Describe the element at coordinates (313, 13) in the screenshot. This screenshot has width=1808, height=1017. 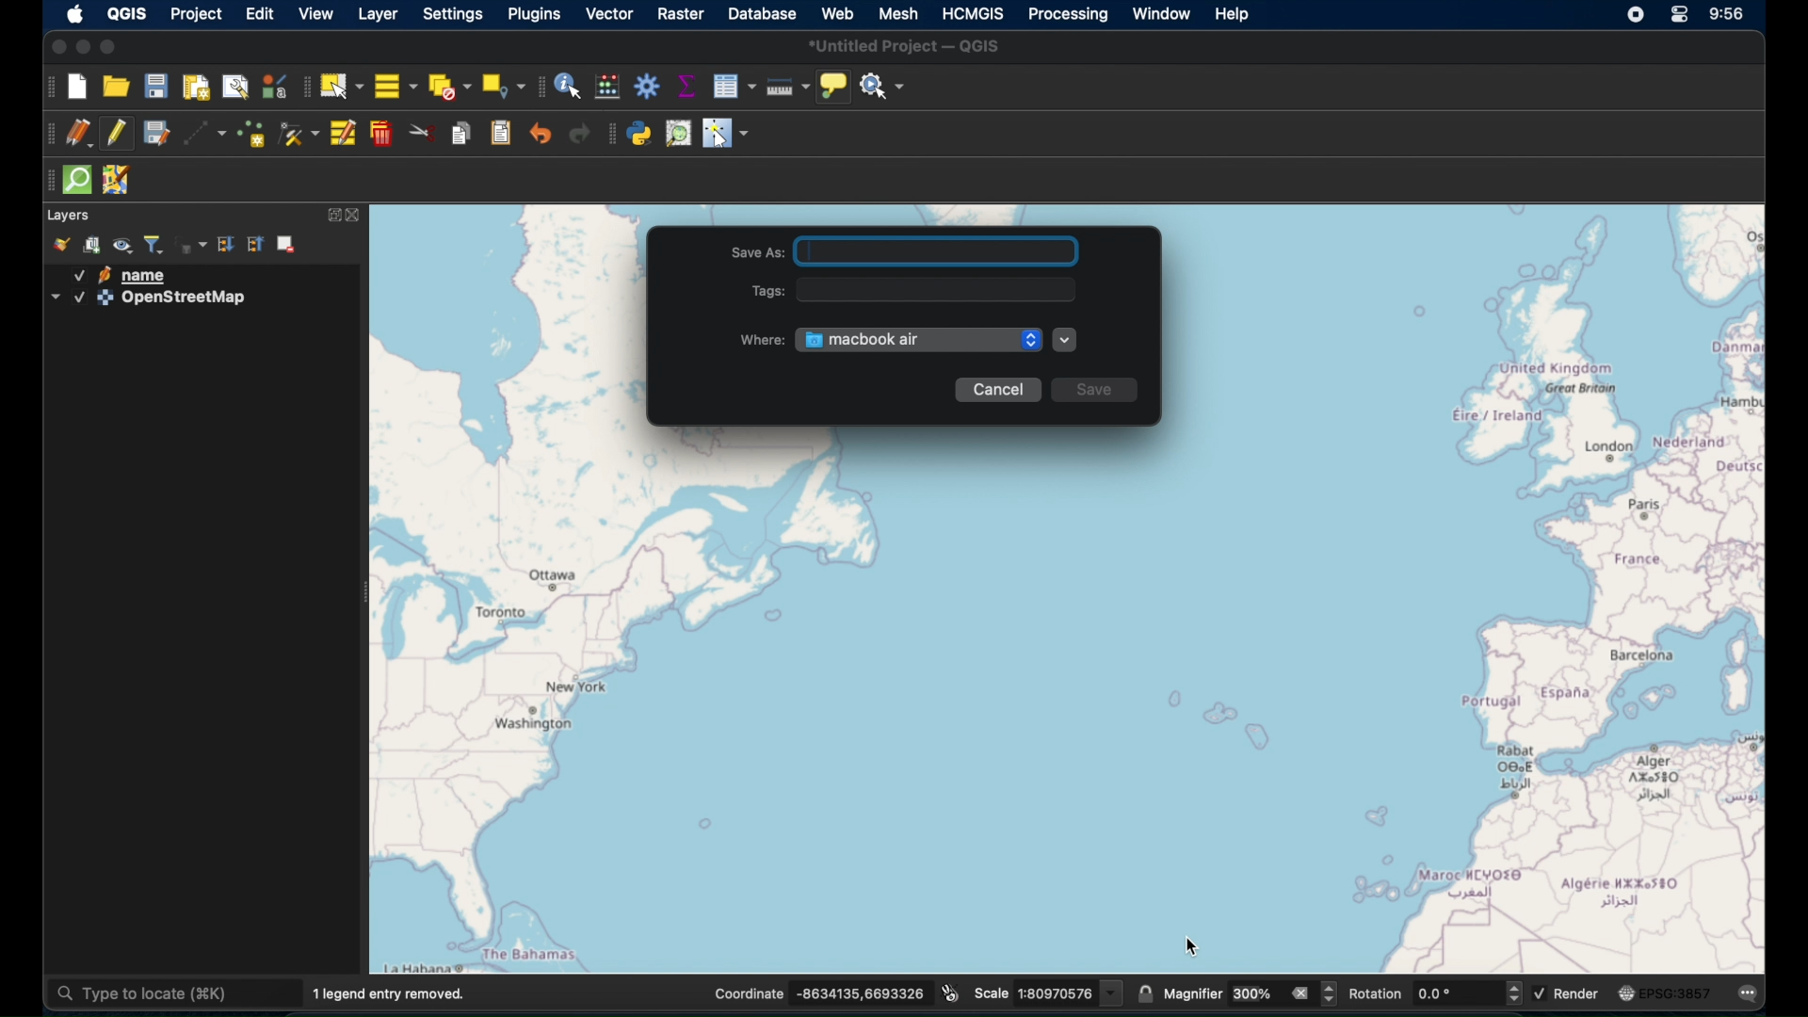
I see `view` at that location.